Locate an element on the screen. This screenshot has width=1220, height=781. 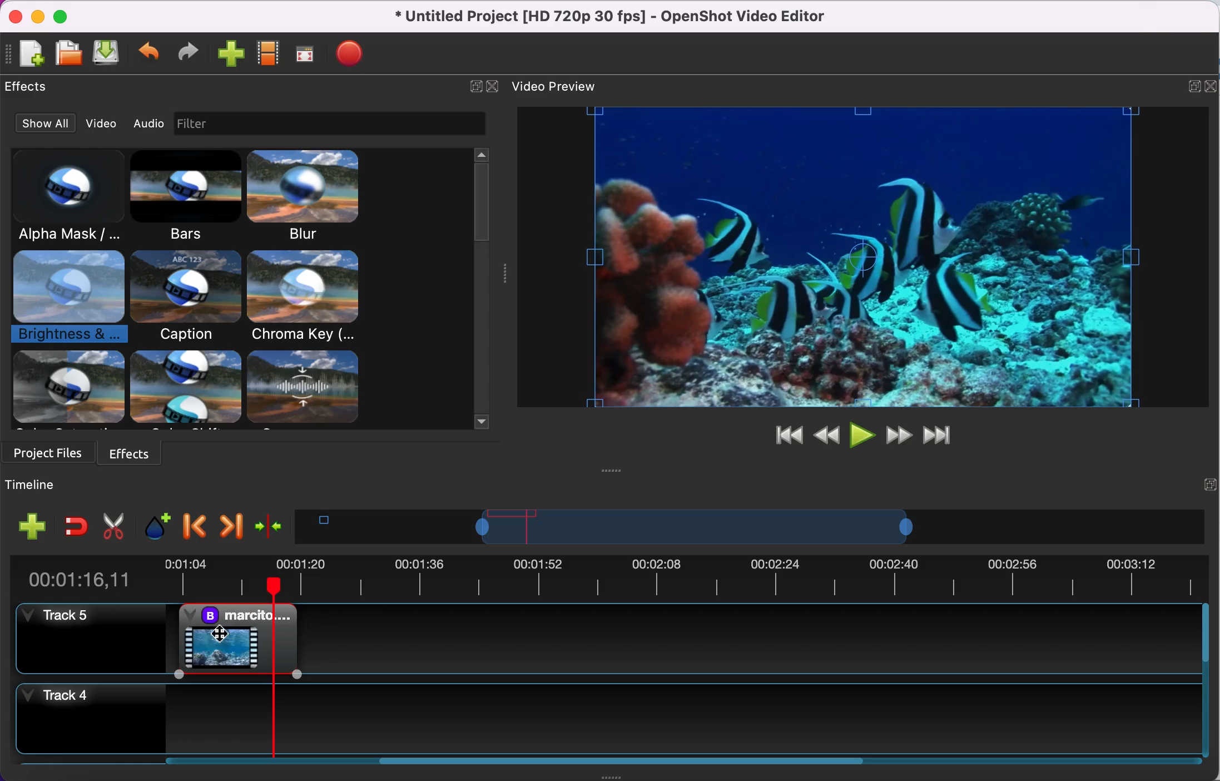
undo is located at coordinates (150, 52).